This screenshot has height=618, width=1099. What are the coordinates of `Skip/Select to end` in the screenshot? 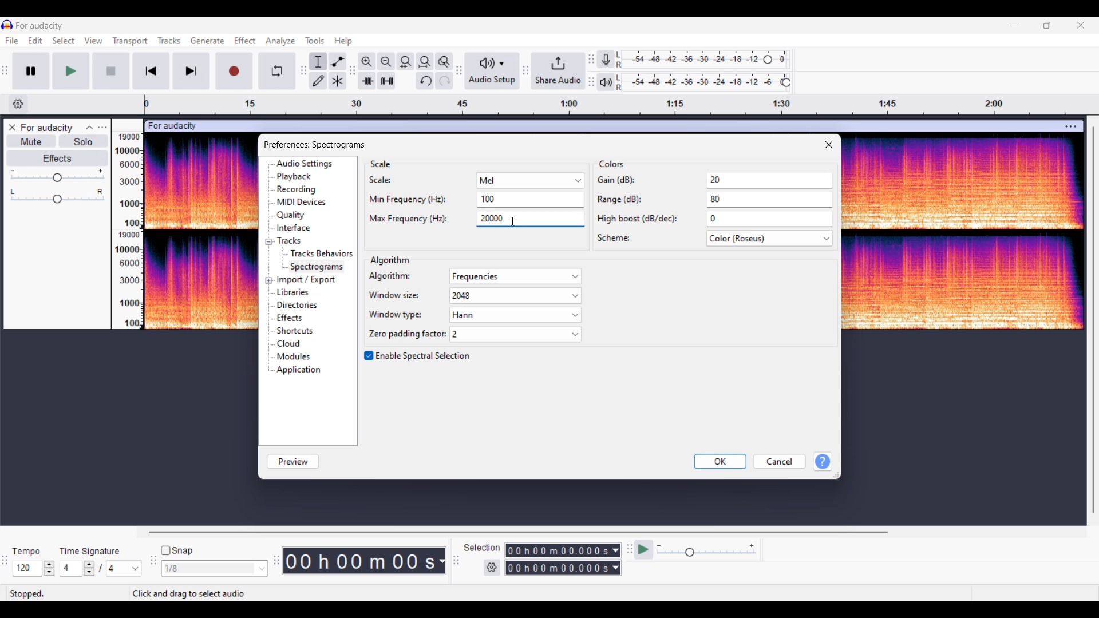 It's located at (191, 71).